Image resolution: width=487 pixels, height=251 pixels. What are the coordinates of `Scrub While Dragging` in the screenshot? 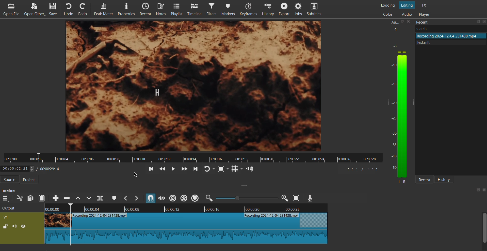 It's located at (161, 198).